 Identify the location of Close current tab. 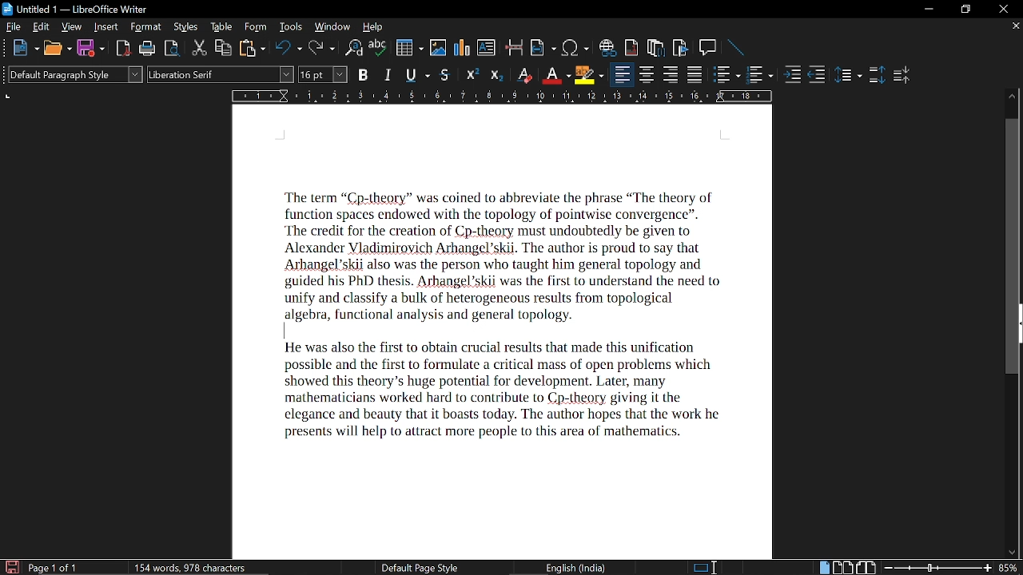
(1013, 28).